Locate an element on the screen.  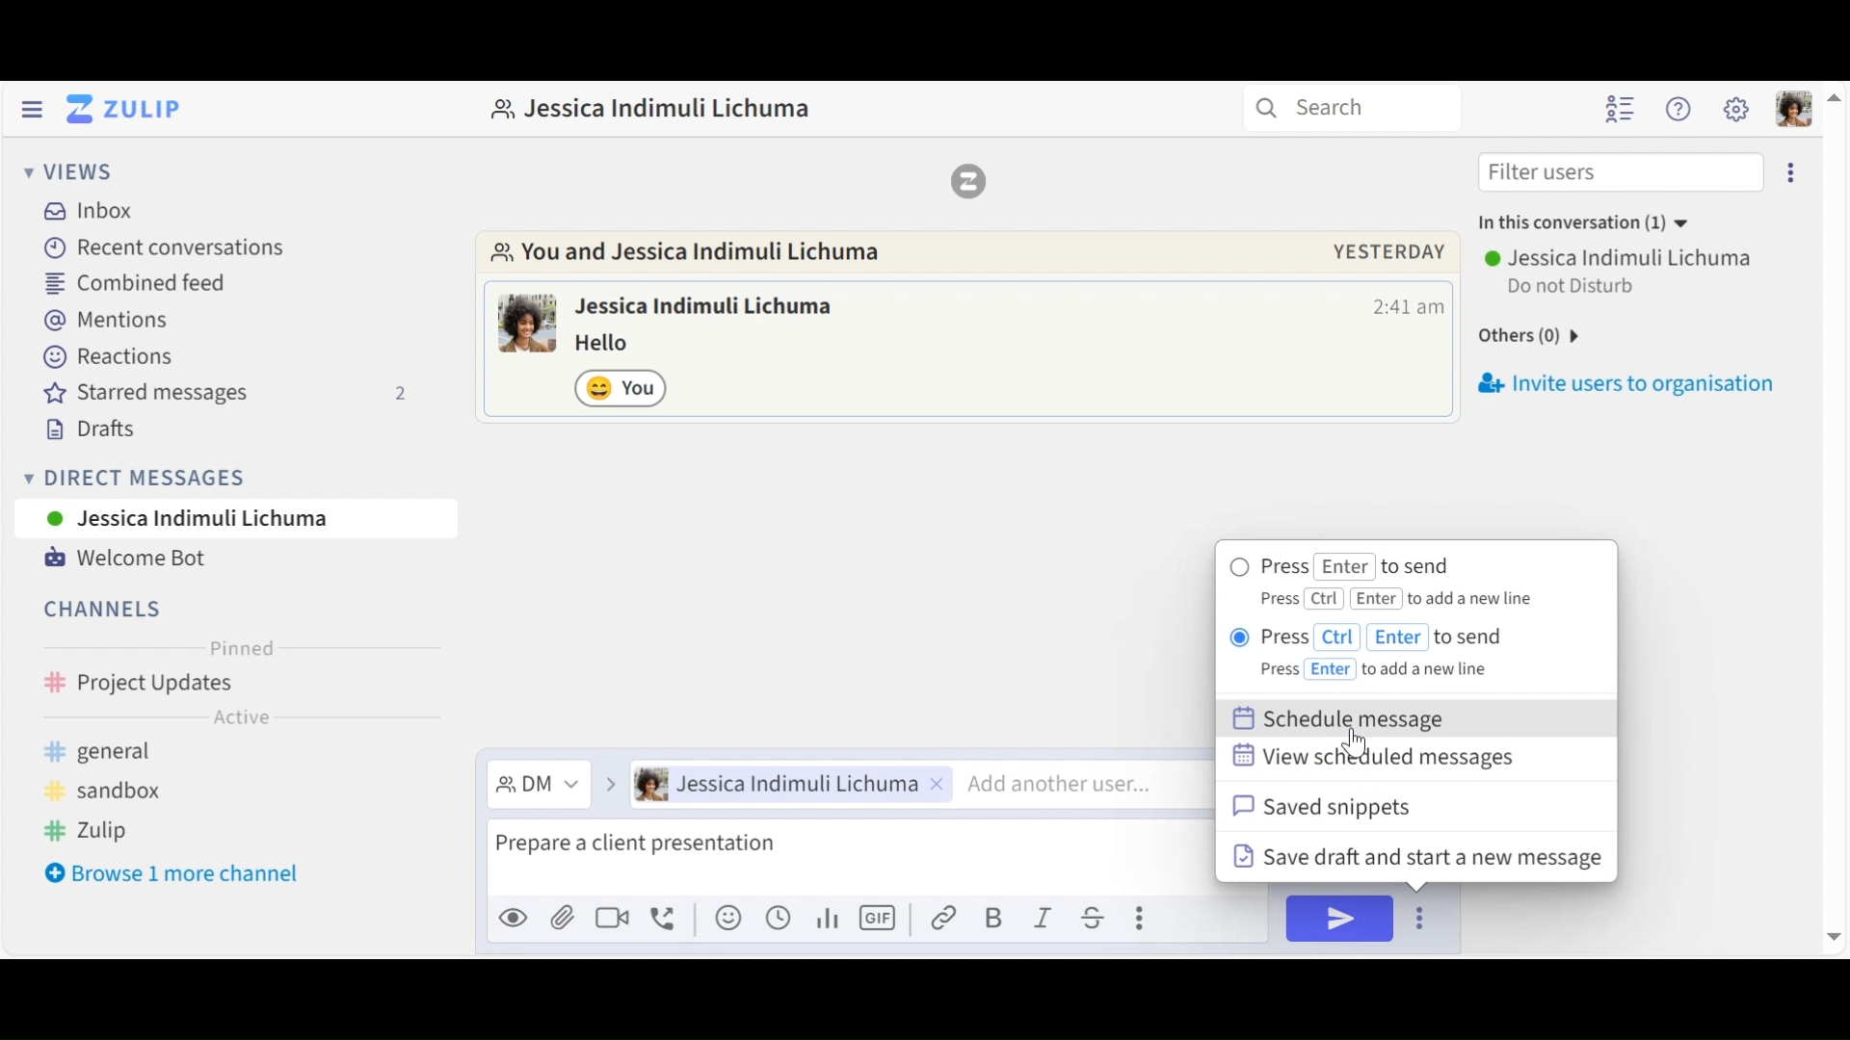
Recent conversations is located at coordinates (169, 248).